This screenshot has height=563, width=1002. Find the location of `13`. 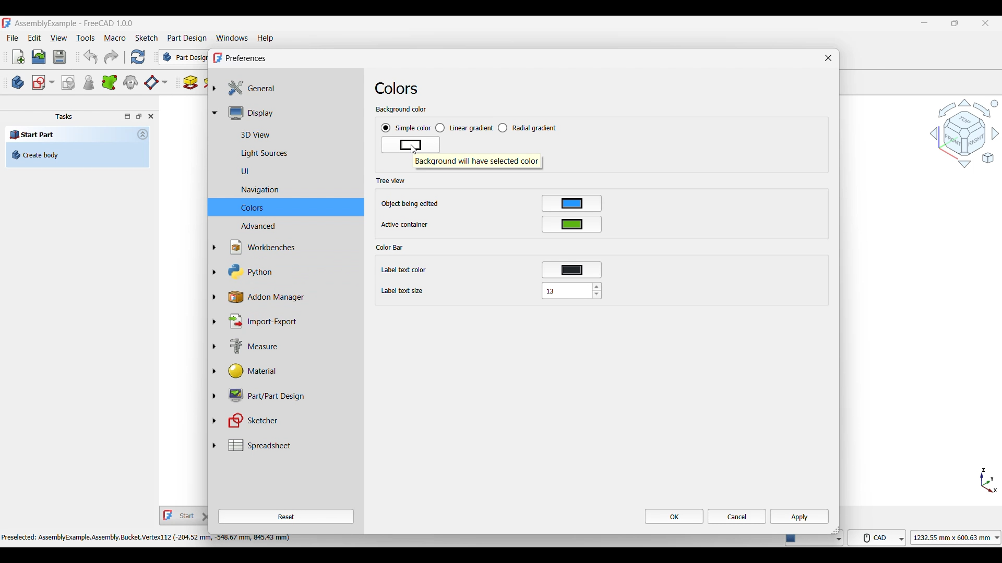

13 is located at coordinates (571, 290).